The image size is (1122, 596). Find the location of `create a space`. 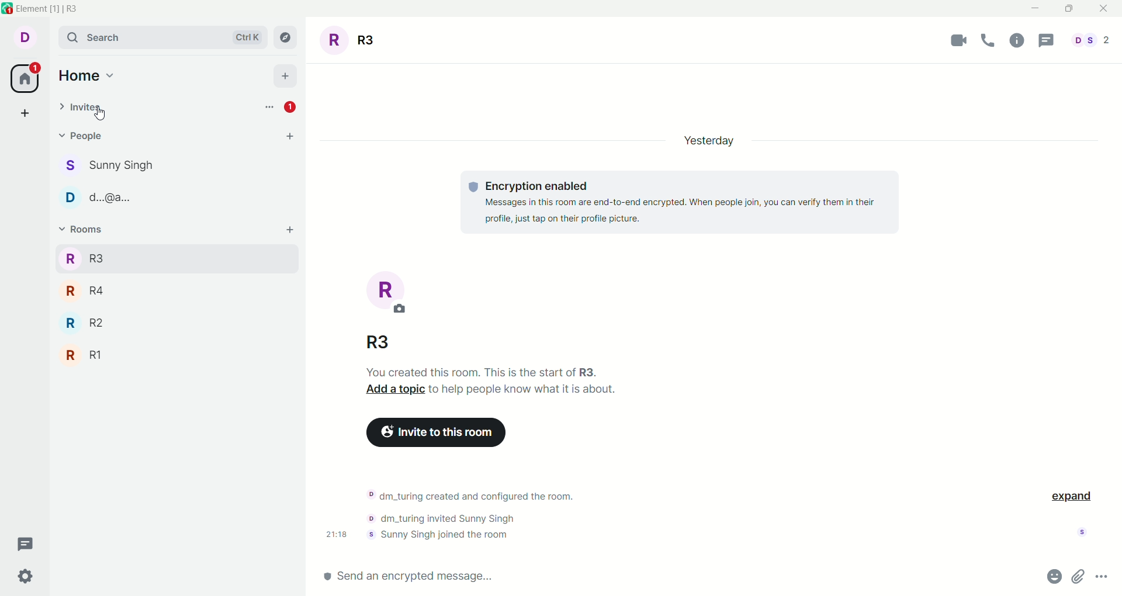

create a space is located at coordinates (26, 113).